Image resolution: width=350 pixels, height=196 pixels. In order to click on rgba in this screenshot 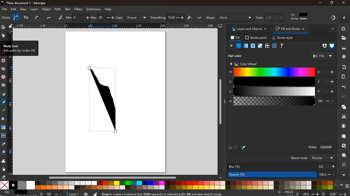, I will do `click(322, 147)`.